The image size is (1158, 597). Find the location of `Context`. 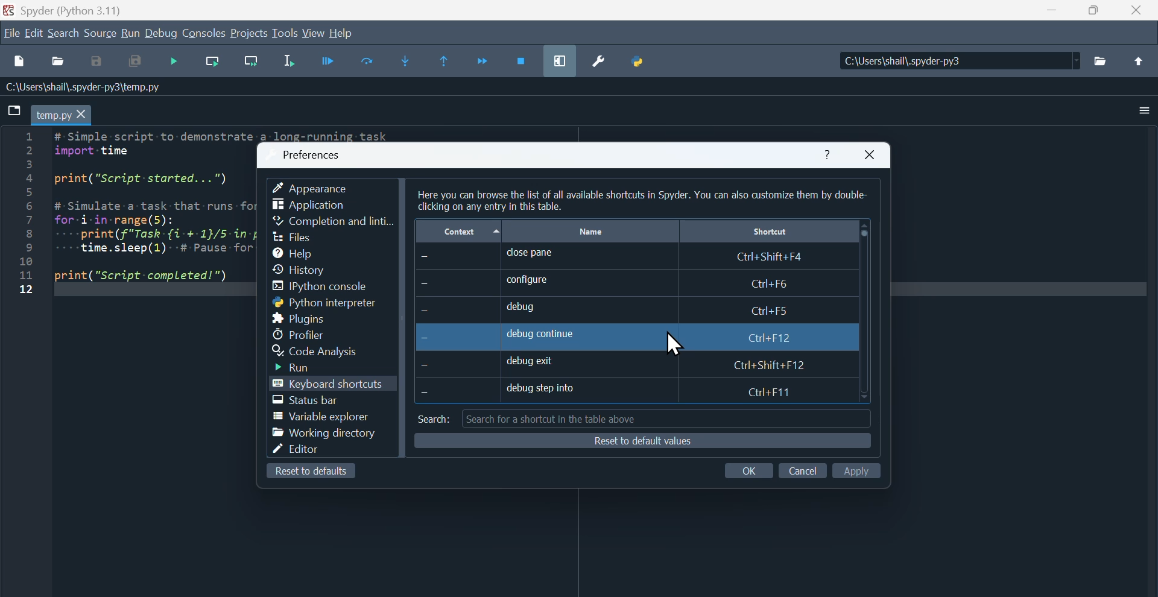

Context is located at coordinates (458, 230).